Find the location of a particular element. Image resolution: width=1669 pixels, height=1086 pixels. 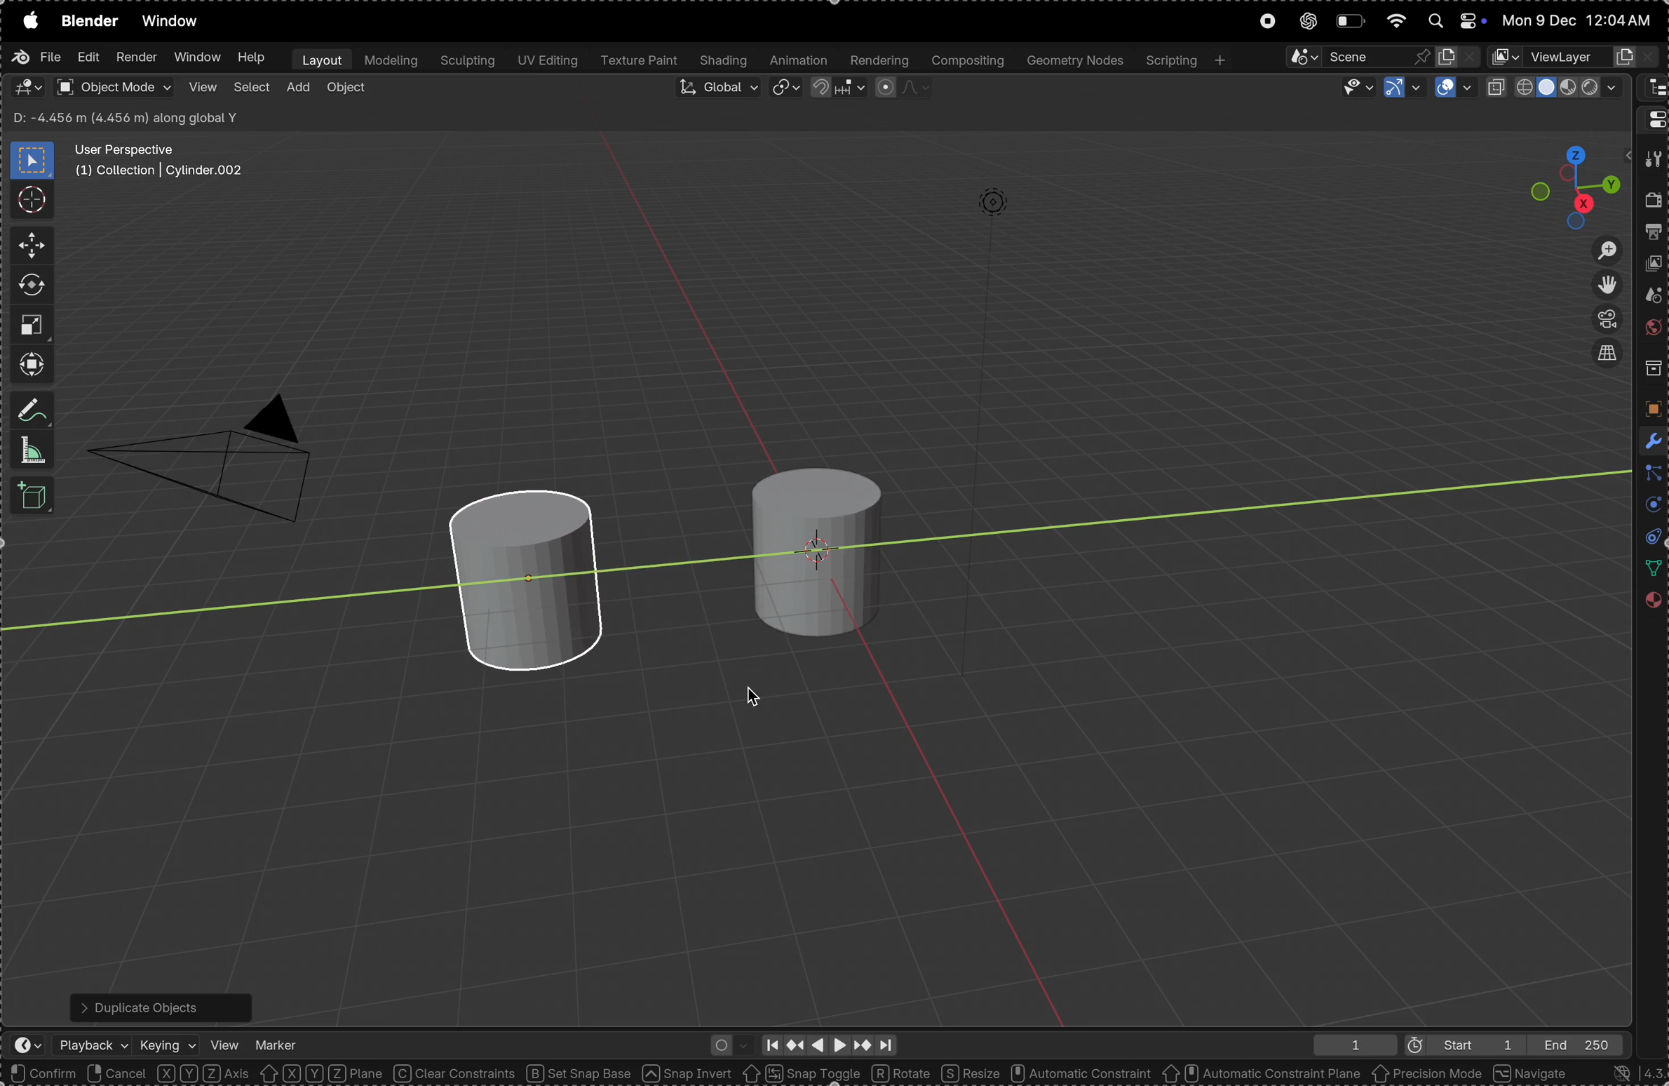

Global is located at coordinates (716, 90).